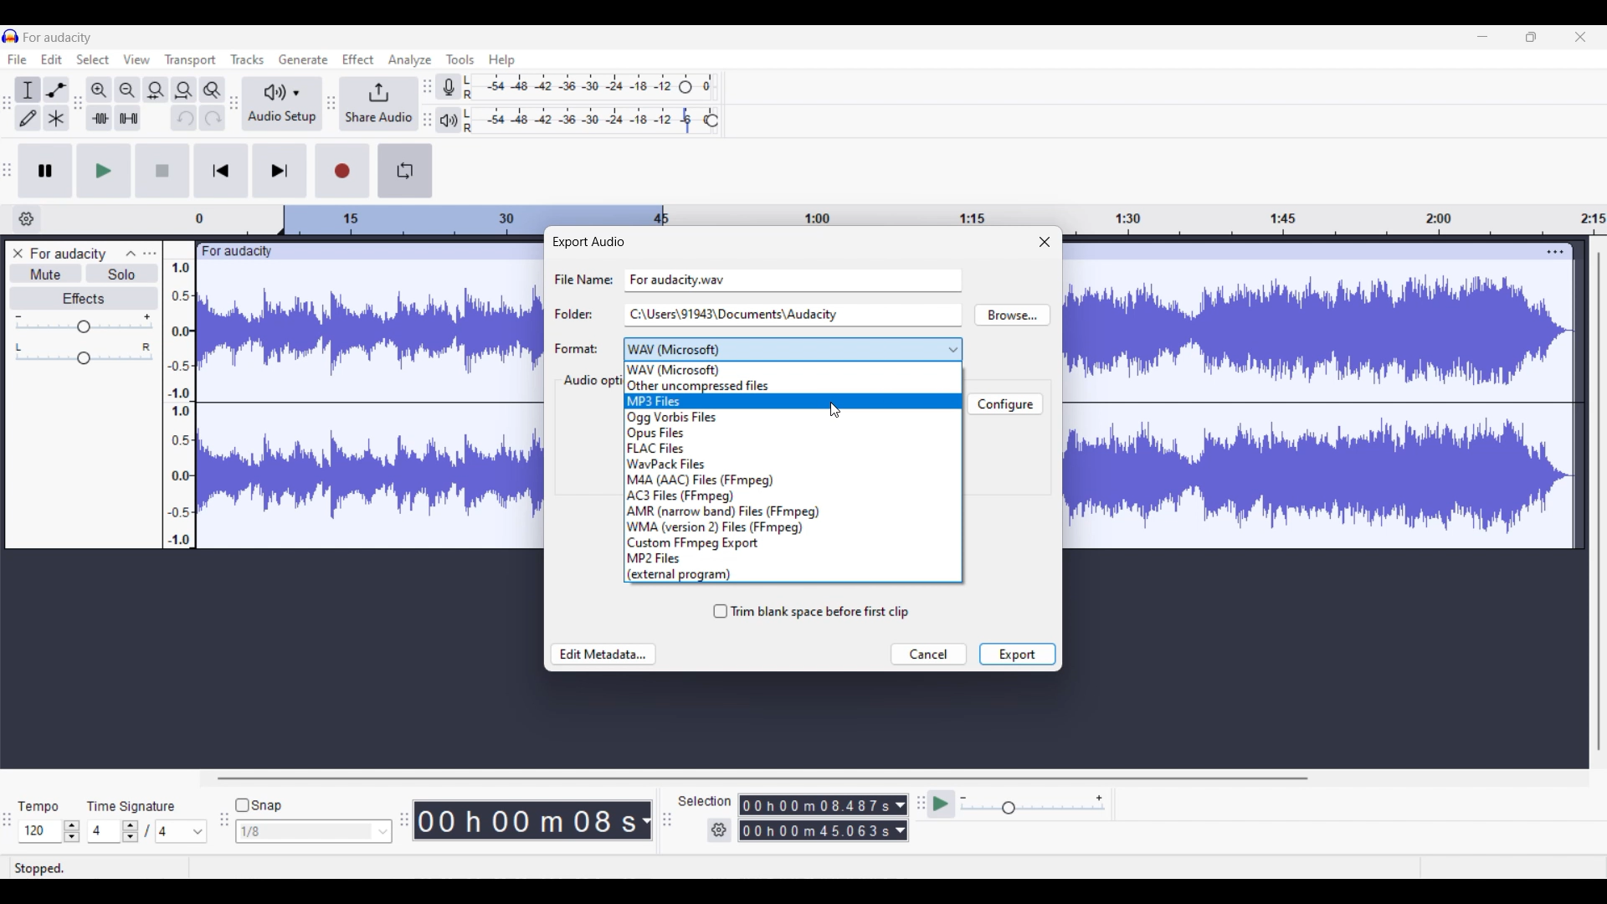 The width and height of the screenshot is (1607, 904). What do you see at coordinates (162, 170) in the screenshot?
I see `Stop` at bounding box center [162, 170].